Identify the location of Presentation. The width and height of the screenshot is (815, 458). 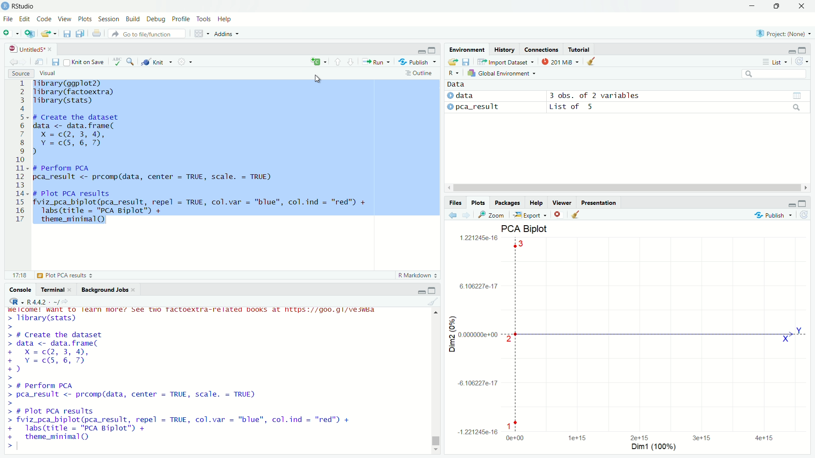
(599, 203).